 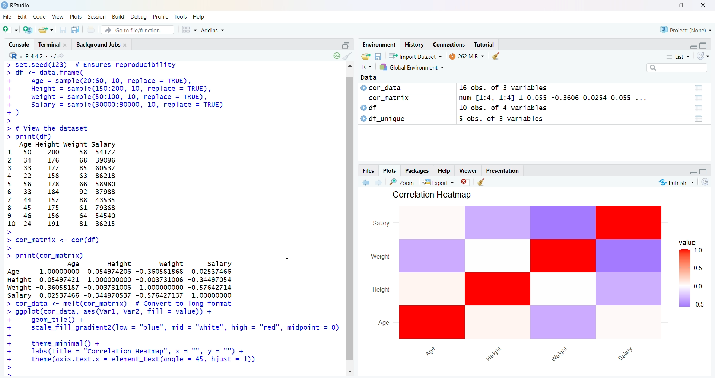 What do you see at coordinates (39, 17) in the screenshot?
I see `Code` at bounding box center [39, 17].